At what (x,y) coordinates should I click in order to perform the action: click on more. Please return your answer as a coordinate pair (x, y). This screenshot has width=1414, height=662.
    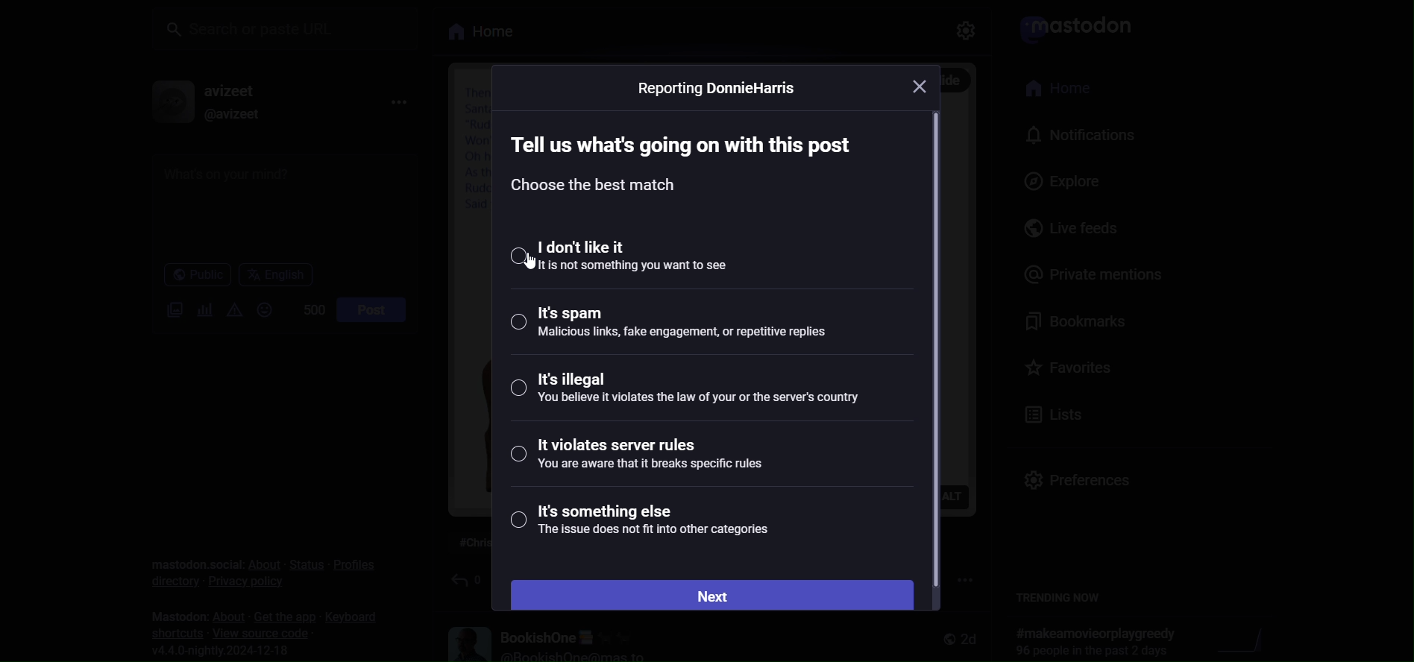
    Looking at the image, I should click on (400, 100).